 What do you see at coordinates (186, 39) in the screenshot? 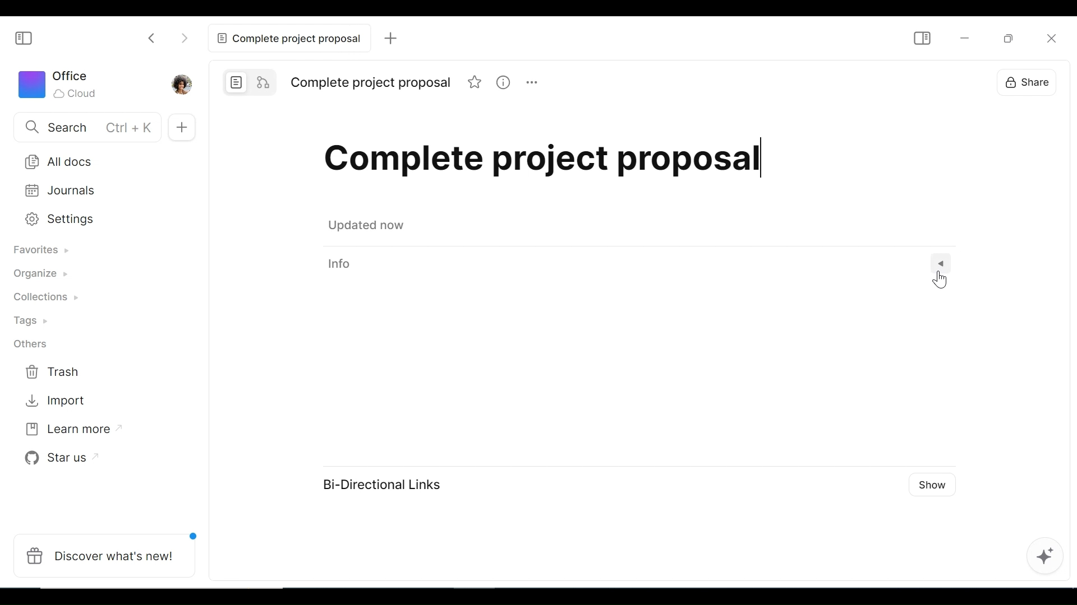
I see `Click to go forward` at bounding box center [186, 39].